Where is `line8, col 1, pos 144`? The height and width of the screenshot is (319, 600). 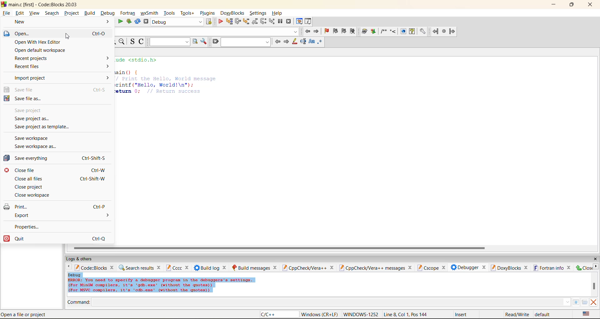
line8, col 1, pos 144 is located at coordinates (407, 314).